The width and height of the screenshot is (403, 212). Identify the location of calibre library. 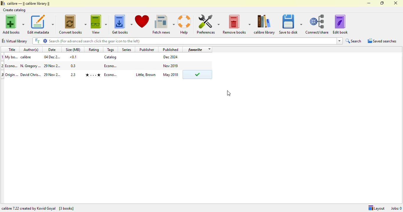
(29, 3).